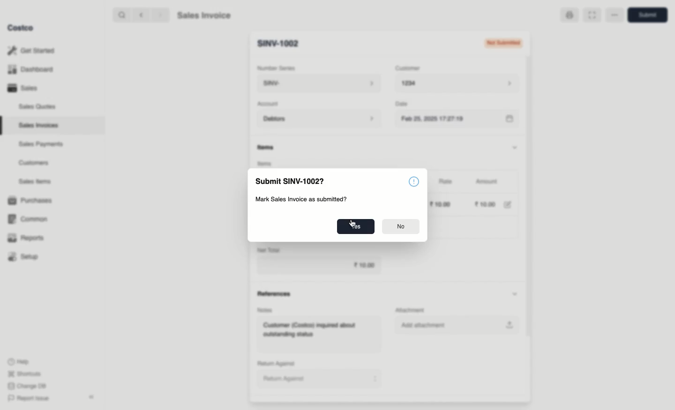 The image size is (675, 410). I want to click on 1234, so click(461, 85).